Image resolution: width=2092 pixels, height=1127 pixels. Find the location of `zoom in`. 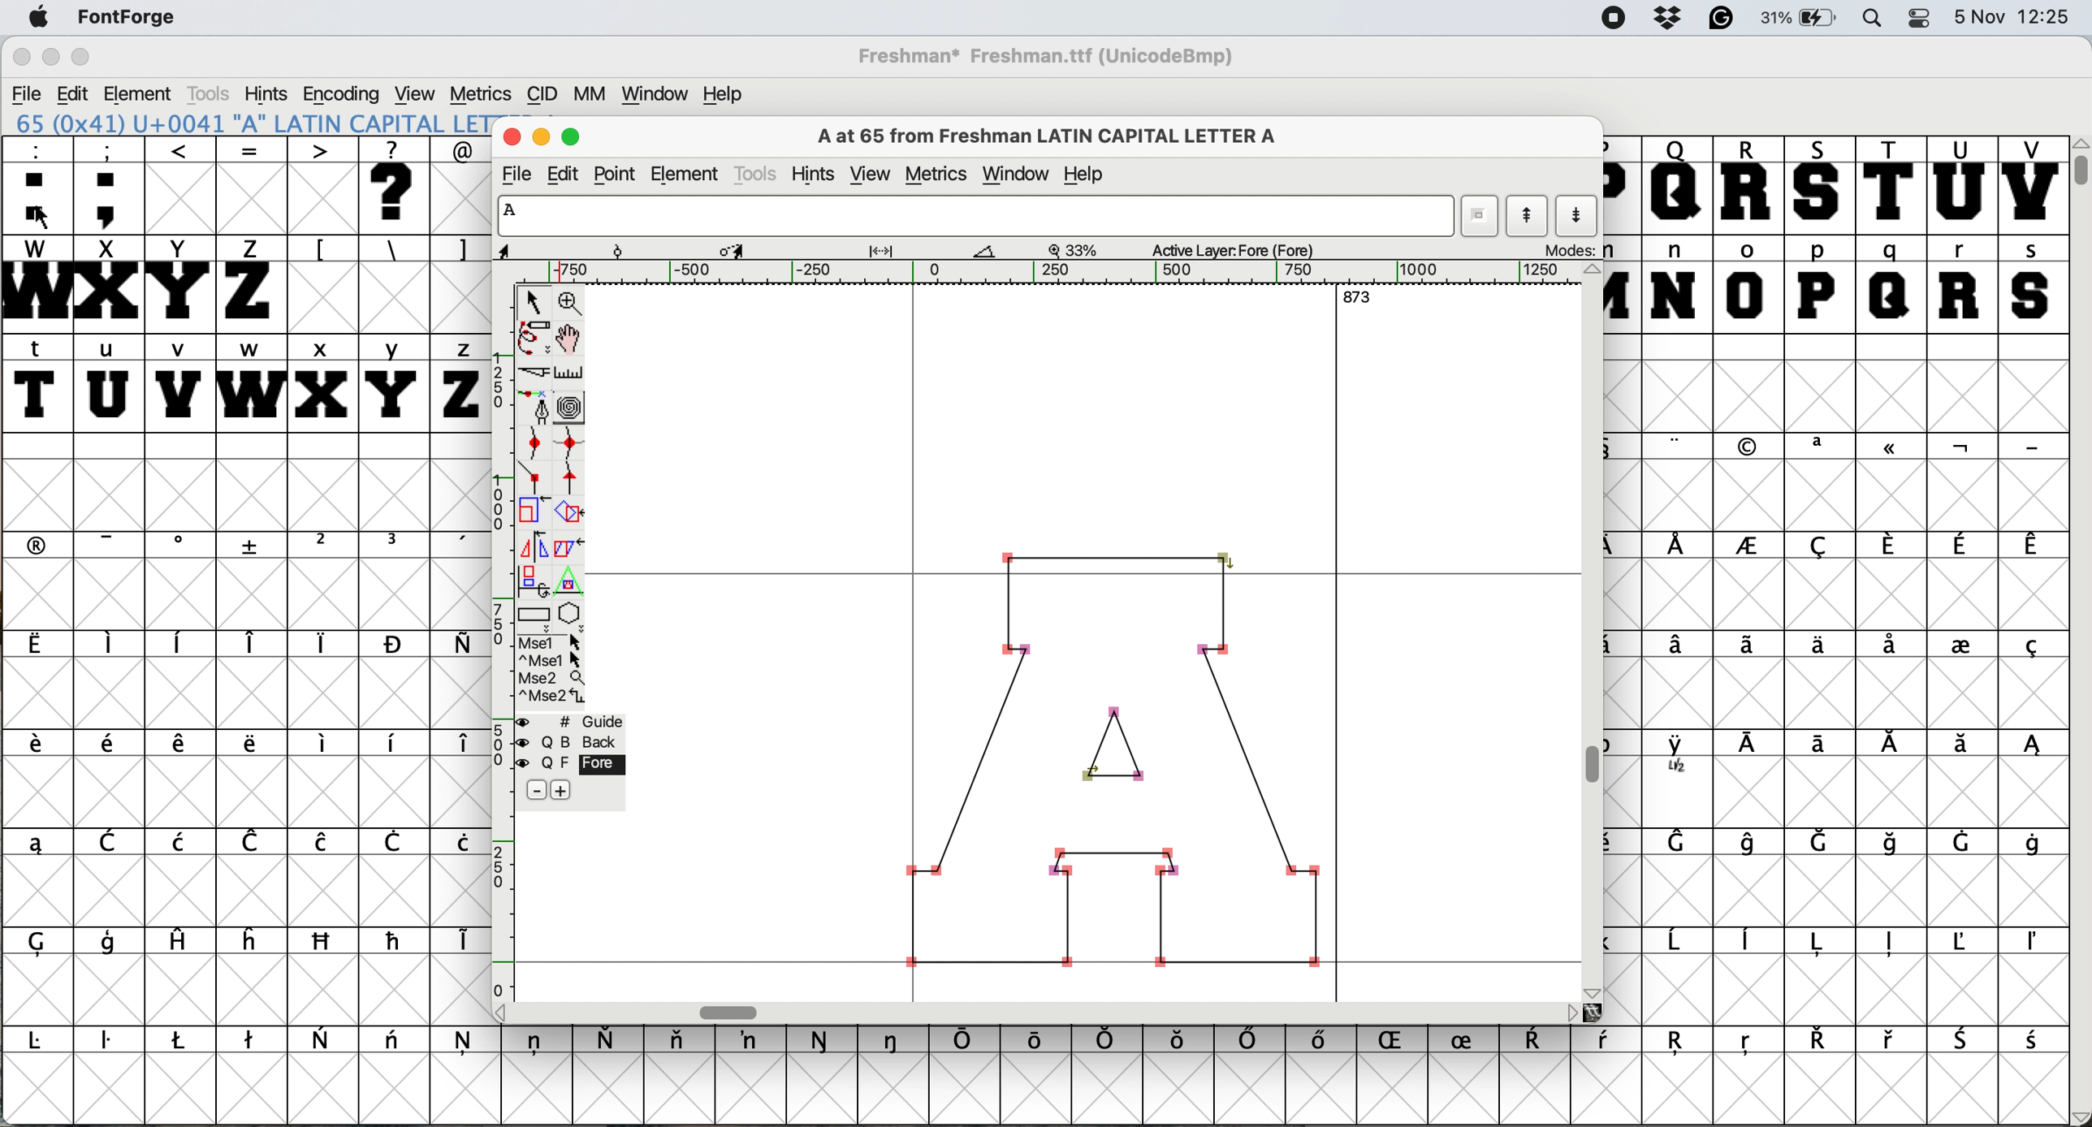

zoom in is located at coordinates (578, 300).